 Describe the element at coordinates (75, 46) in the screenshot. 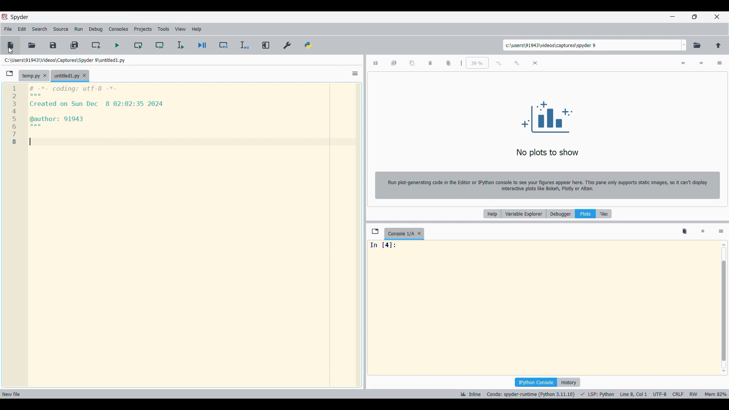

I see `Save all` at that location.